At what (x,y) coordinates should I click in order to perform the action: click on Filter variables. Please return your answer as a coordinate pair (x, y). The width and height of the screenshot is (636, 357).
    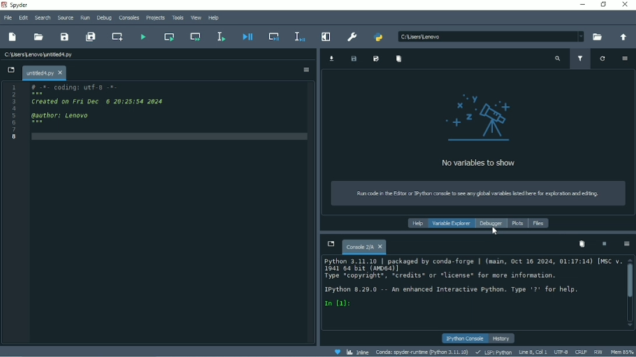
    Looking at the image, I should click on (581, 58).